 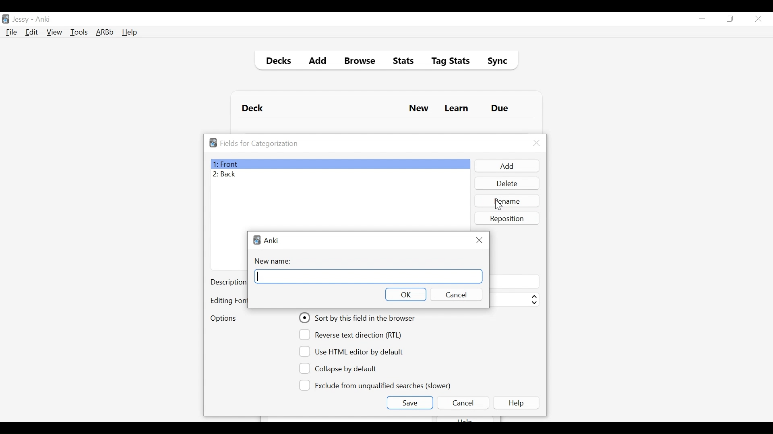 What do you see at coordinates (494, 62) in the screenshot?
I see `Sybc` at bounding box center [494, 62].